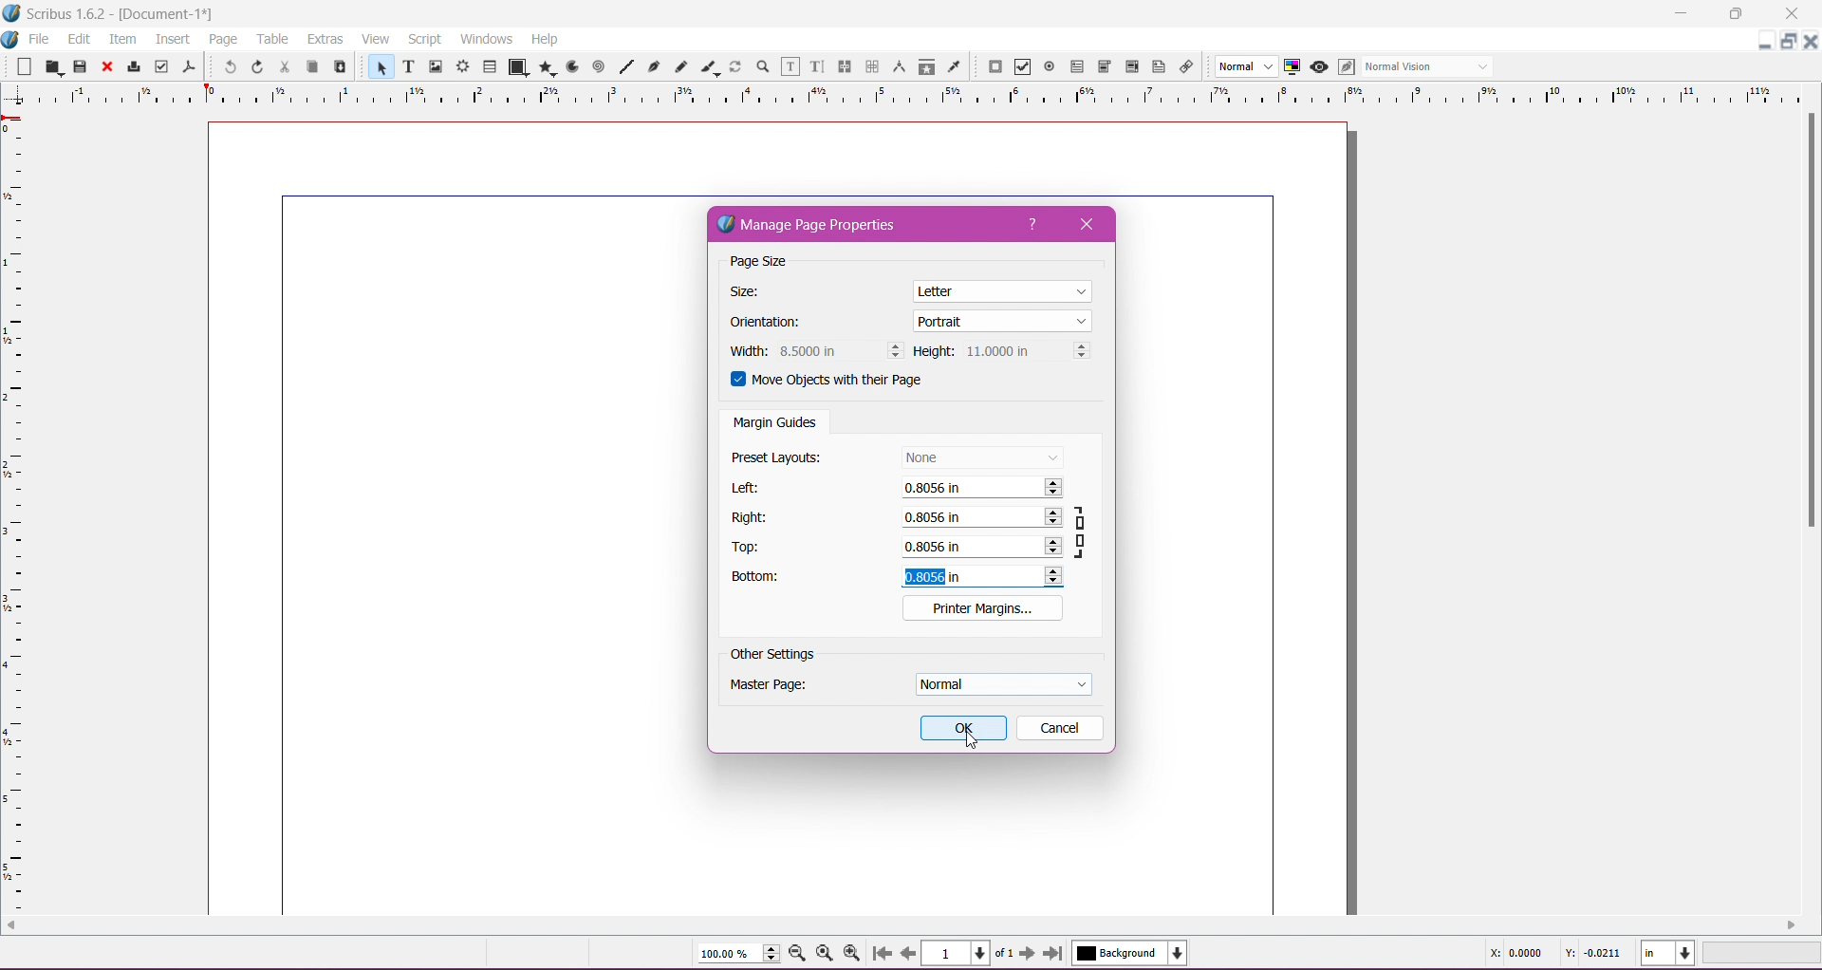  I want to click on Select the current unit, so click(1668, 954).